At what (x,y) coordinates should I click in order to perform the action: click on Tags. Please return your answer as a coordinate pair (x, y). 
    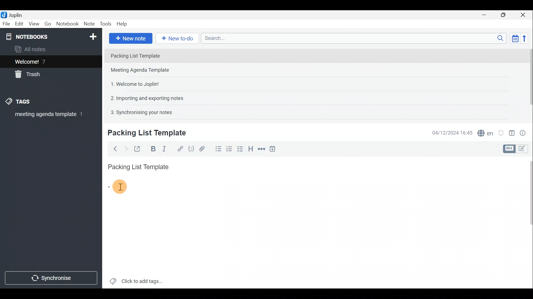
    Looking at the image, I should click on (27, 102).